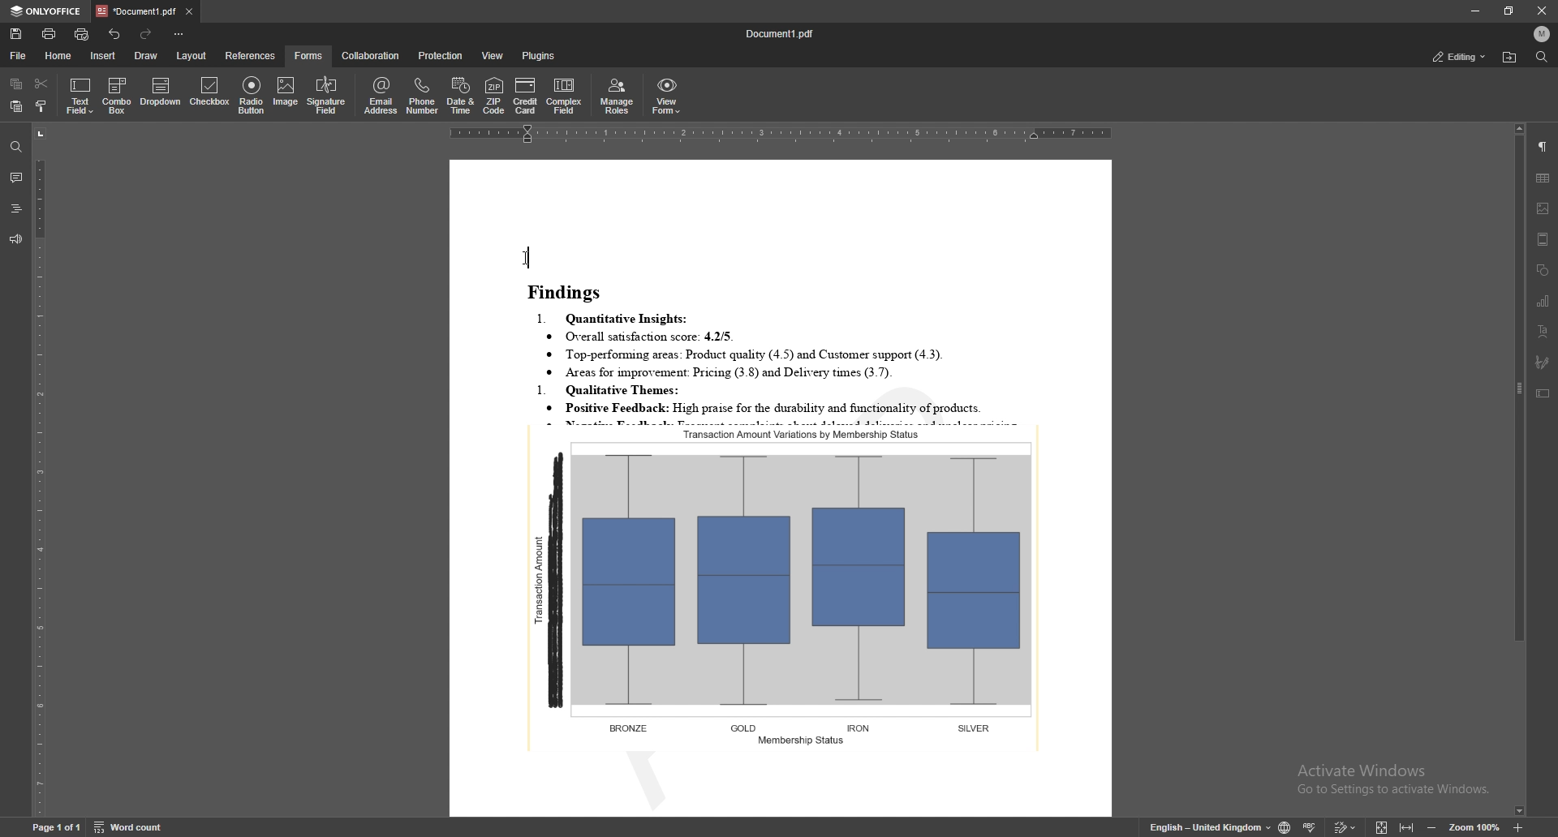 The height and width of the screenshot is (837, 1558). What do you see at coordinates (1433, 827) in the screenshot?
I see `zoom out` at bounding box center [1433, 827].